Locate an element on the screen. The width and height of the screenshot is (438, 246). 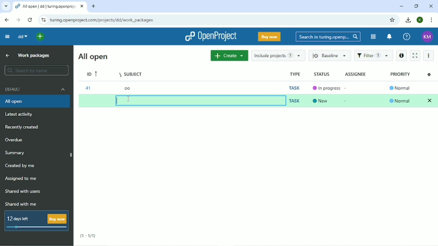
Search is located at coordinates (328, 36).